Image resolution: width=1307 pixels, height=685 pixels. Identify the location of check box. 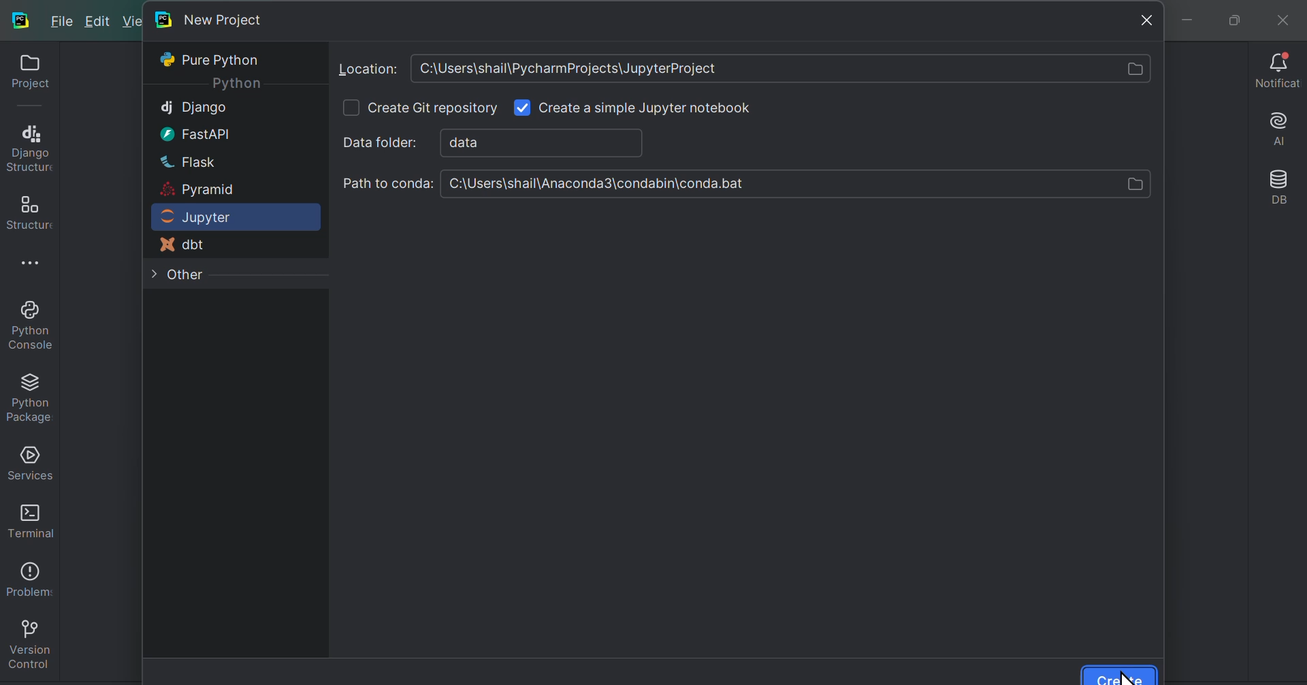
(521, 107).